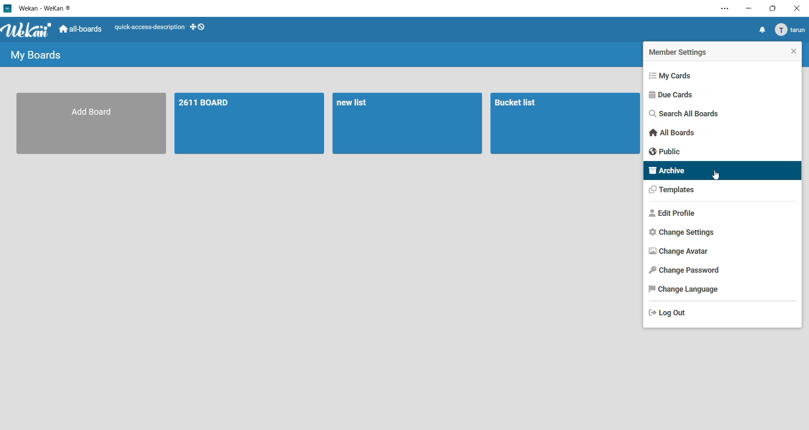 Image resolution: width=809 pixels, height=430 pixels. Describe the element at coordinates (406, 122) in the screenshot. I see `new list` at that location.